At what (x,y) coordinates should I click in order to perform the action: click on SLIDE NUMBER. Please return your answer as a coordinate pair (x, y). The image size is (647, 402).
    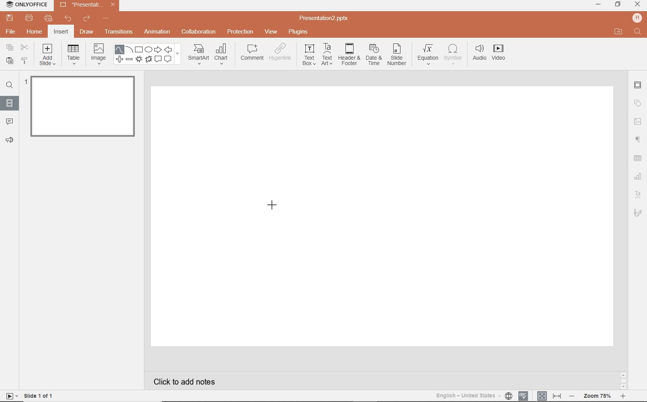
    Looking at the image, I should click on (397, 57).